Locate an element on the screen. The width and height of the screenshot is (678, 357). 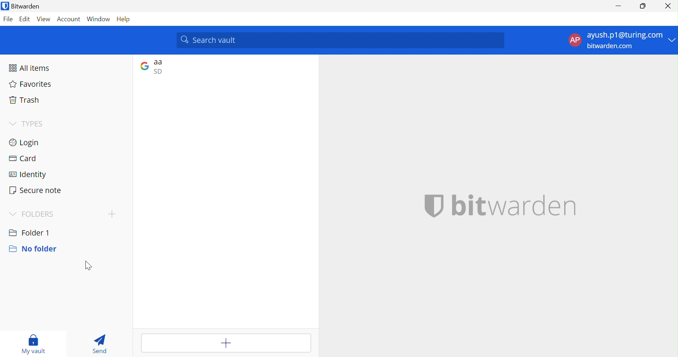
Drop Down is located at coordinates (12, 214).